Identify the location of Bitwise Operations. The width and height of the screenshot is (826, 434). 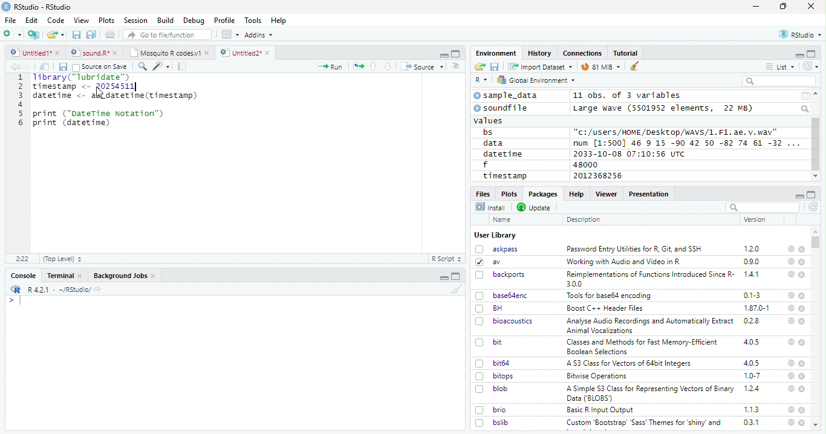
(598, 376).